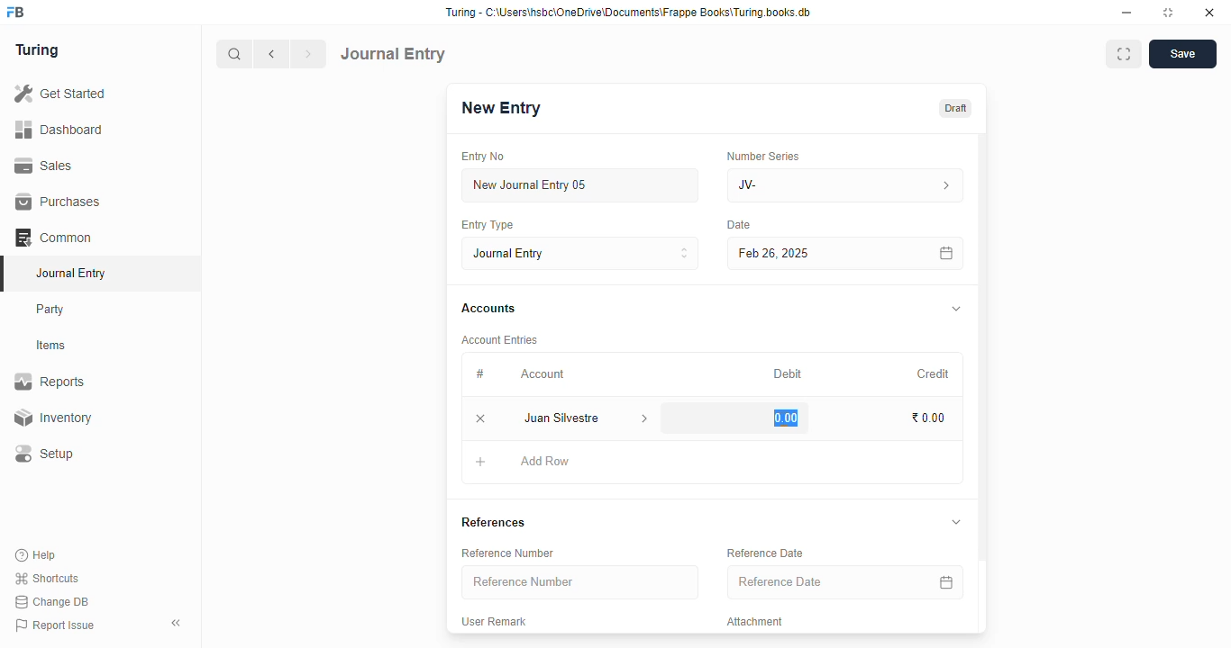 The image size is (1231, 648). I want to click on purchases, so click(58, 202).